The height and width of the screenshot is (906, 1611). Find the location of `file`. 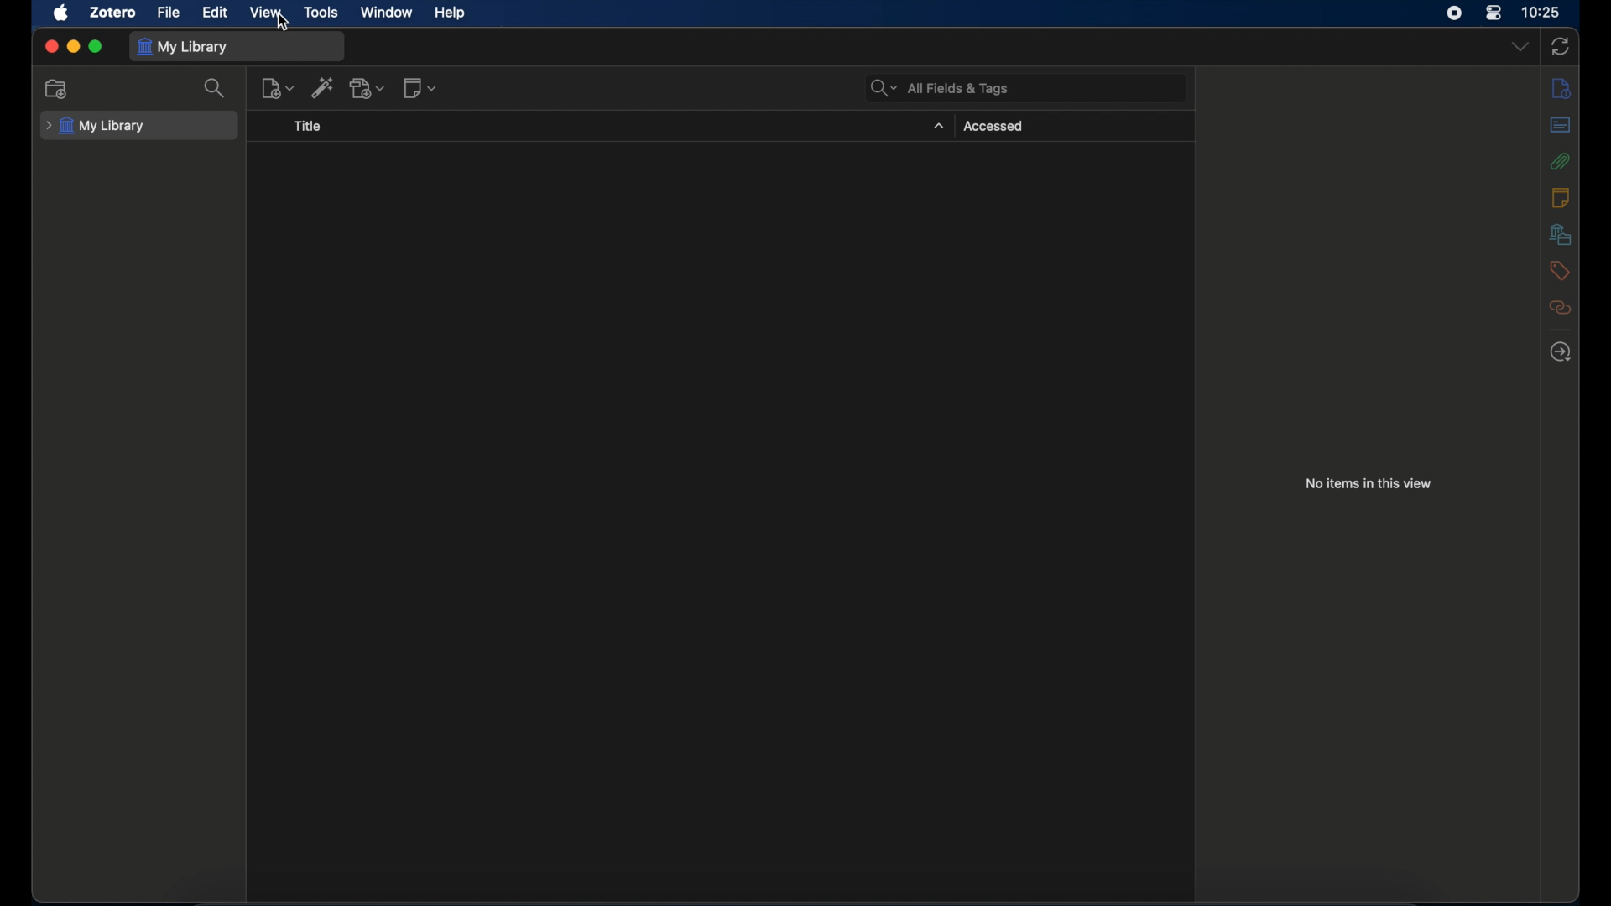

file is located at coordinates (168, 12).